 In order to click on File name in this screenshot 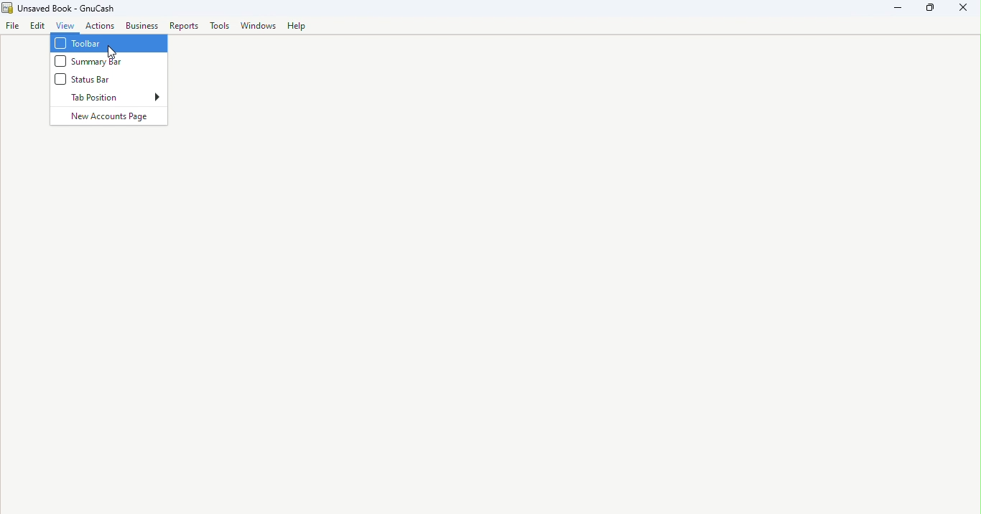, I will do `click(60, 8)`.